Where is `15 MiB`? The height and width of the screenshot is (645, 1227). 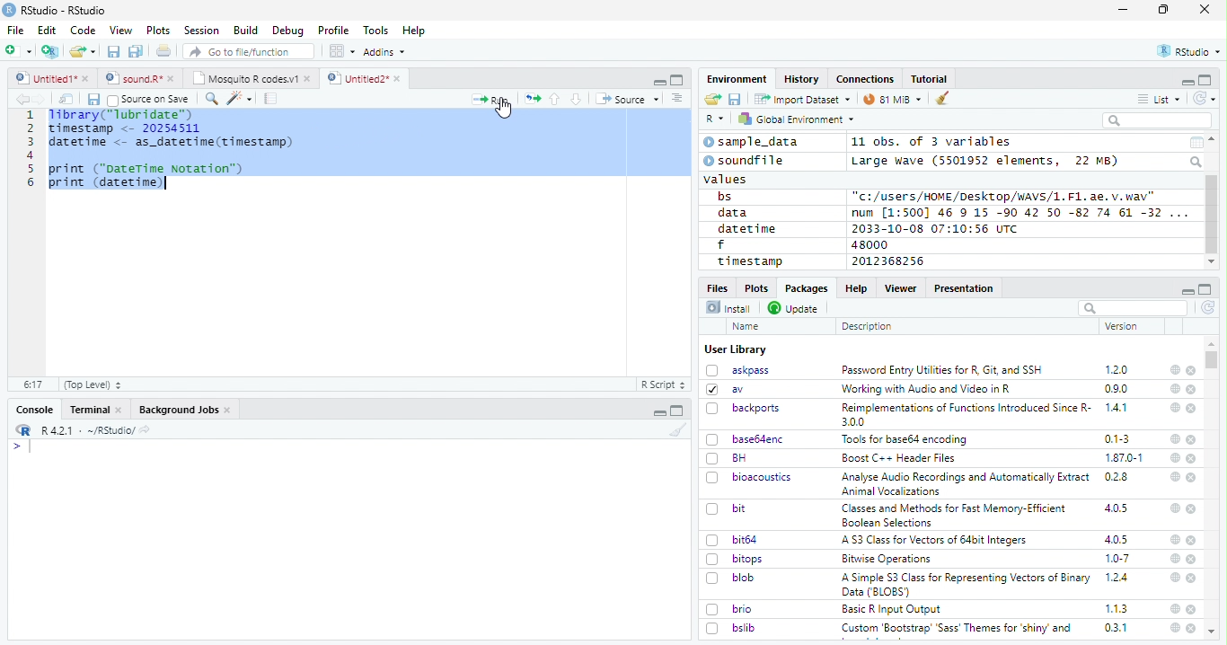 15 MiB is located at coordinates (893, 99).